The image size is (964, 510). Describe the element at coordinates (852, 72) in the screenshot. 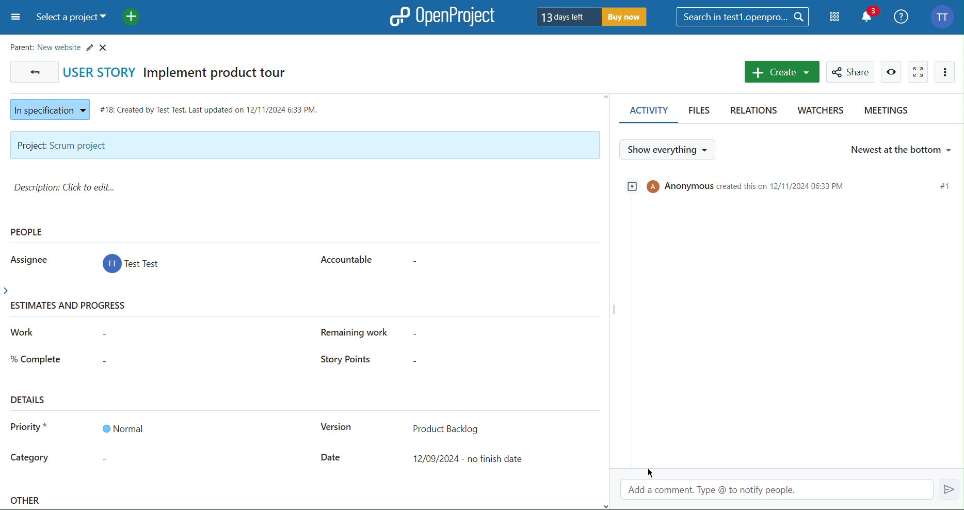

I see `Share` at that location.